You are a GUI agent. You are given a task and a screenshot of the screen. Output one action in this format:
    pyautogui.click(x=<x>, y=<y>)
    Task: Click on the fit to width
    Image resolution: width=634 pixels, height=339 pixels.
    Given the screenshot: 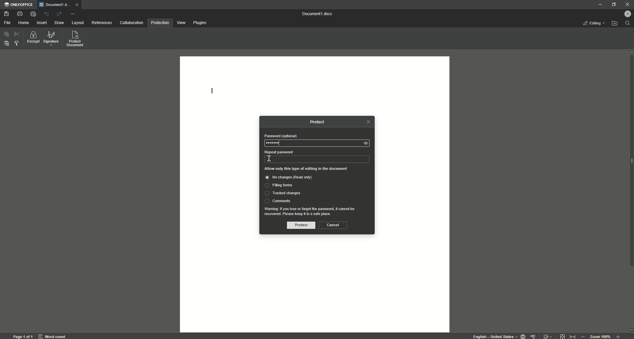 What is the action you would take?
    pyautogui.click(x=572, y=336)
    